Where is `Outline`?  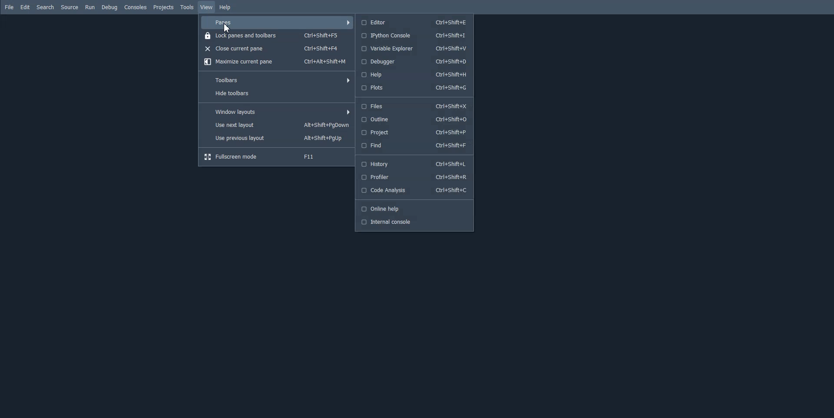 Outline is located at coordinates (413, 119).